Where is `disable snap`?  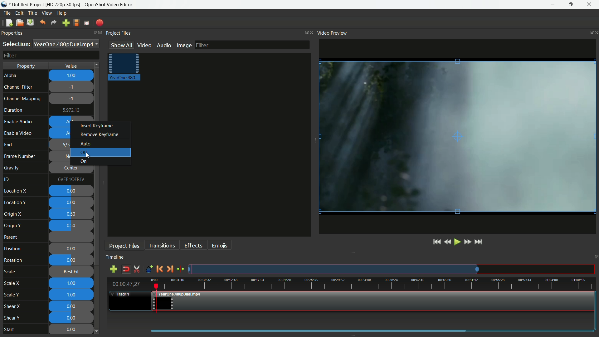
disable snap is located at coordinates (126, 269).